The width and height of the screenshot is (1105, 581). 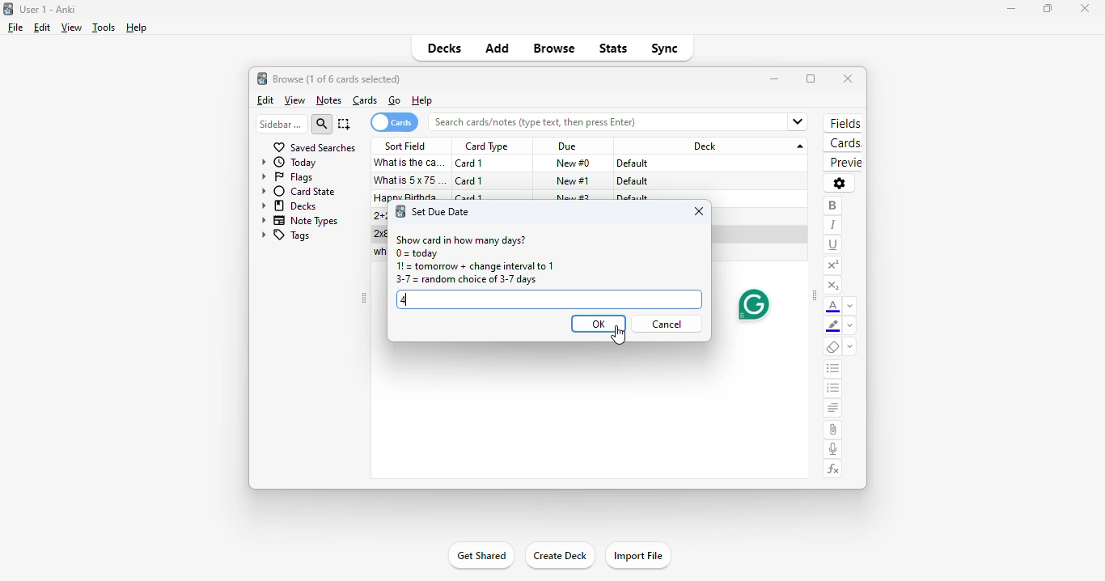 What do you see at coordinates (470, 163) in the screenshot?
I see `card 1` at bounding box center [470, 163].